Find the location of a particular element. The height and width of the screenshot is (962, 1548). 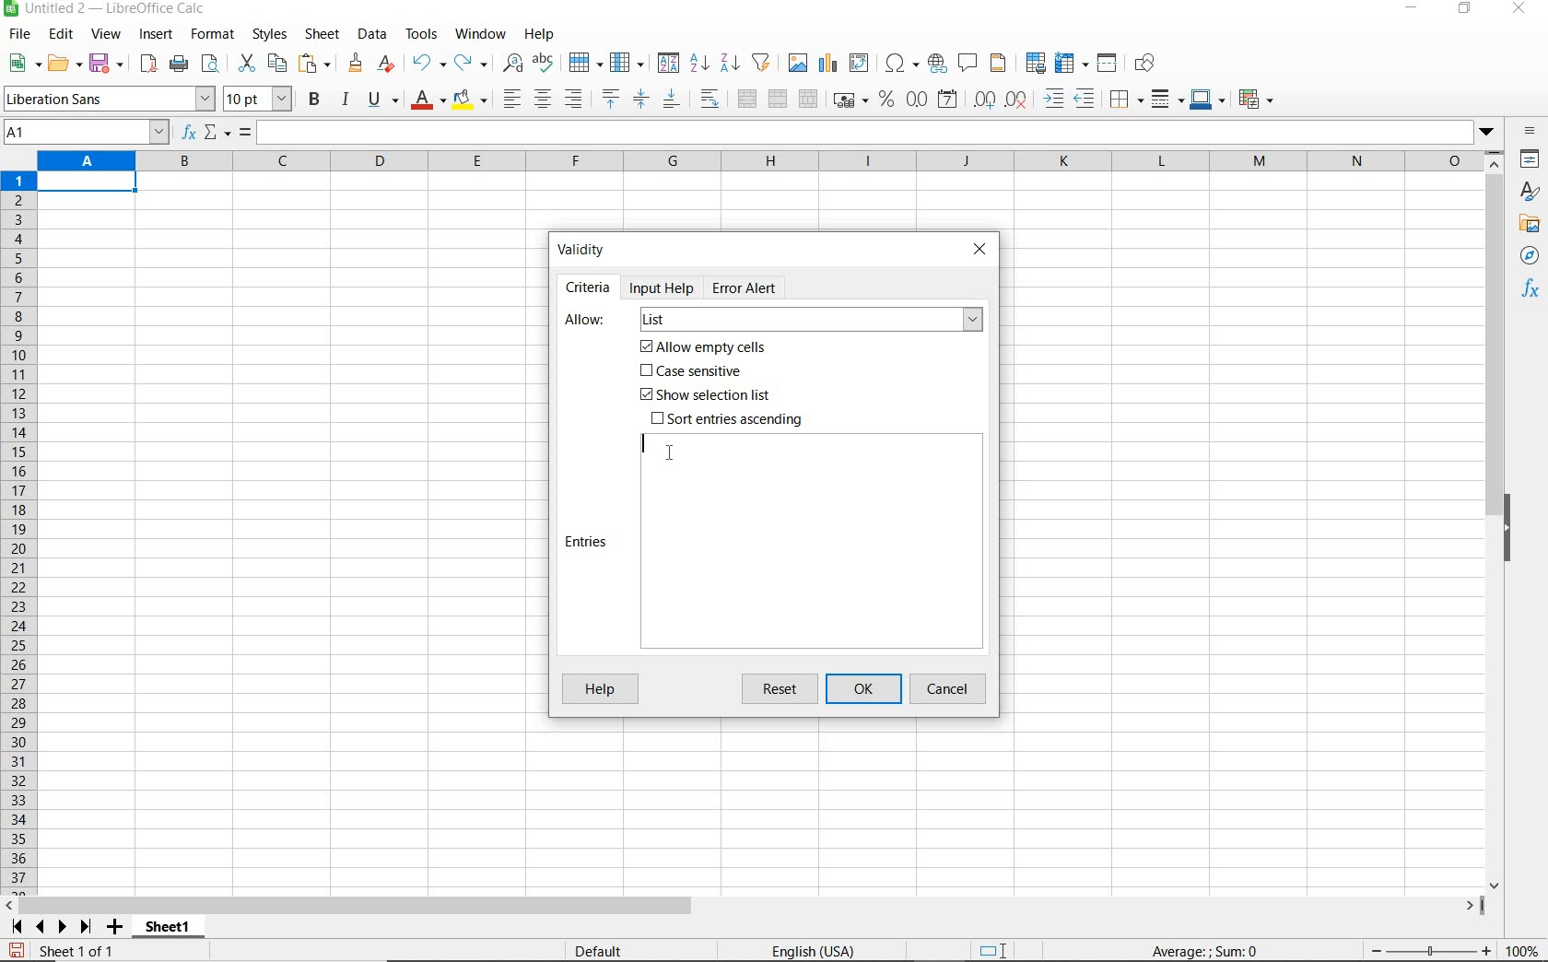

standard selection is located at coordinates (994, 952).